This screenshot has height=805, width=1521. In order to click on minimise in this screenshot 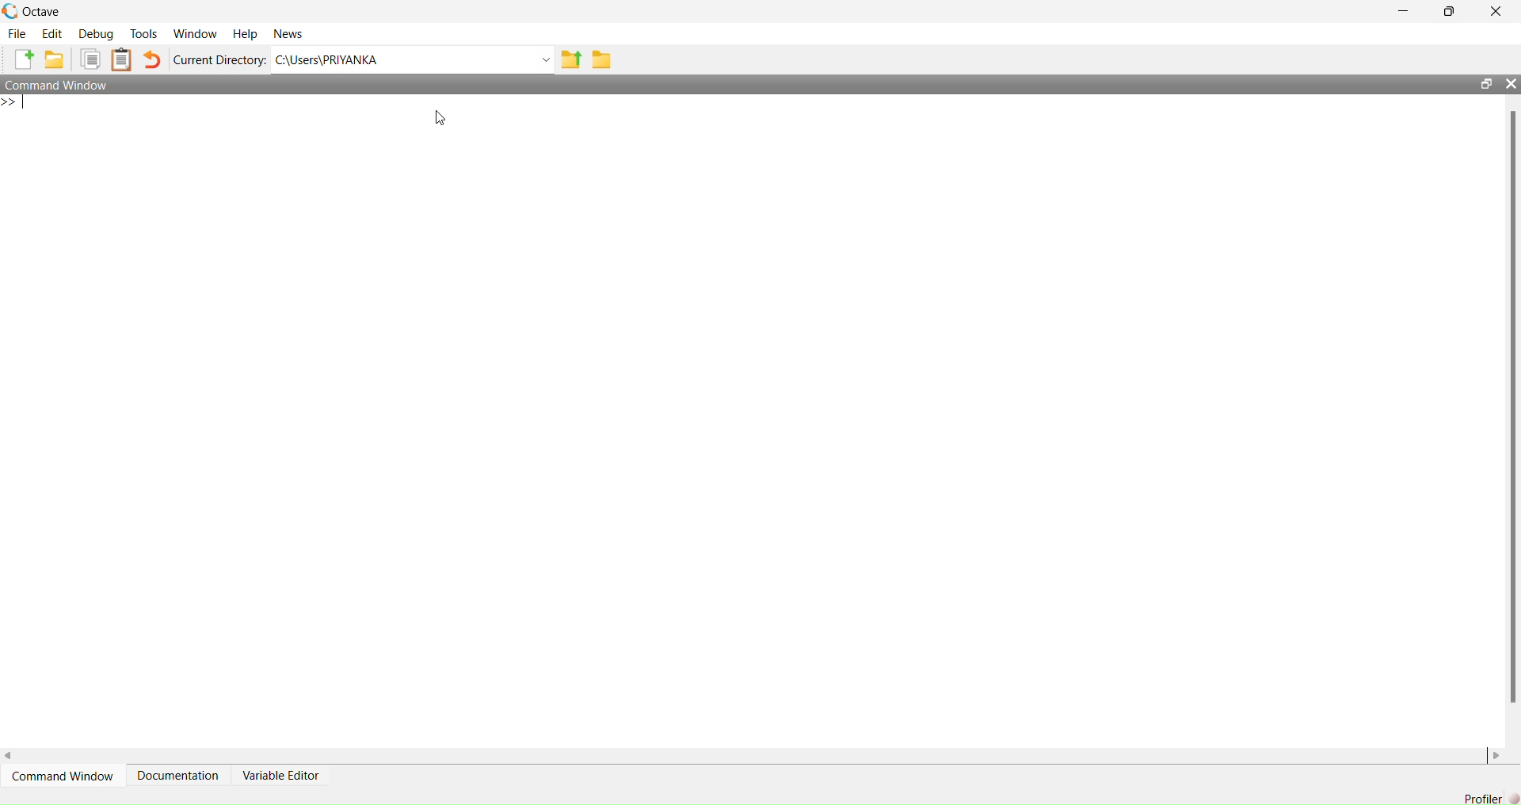, I will do `click(1405, 10)`.